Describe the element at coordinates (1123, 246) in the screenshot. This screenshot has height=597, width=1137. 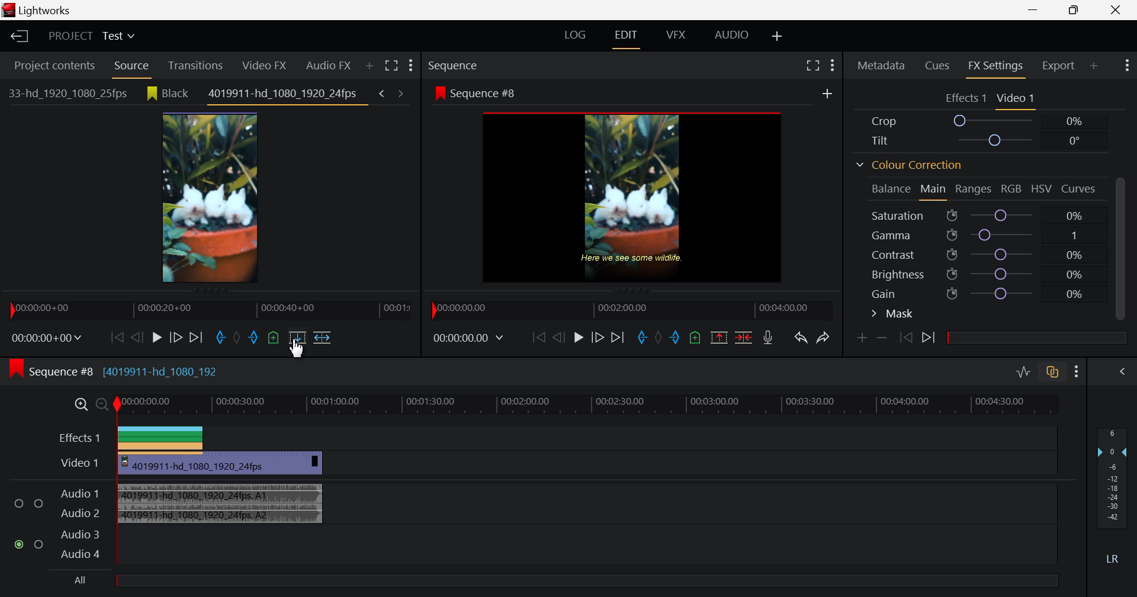
I see `Scroll bar` at that location.